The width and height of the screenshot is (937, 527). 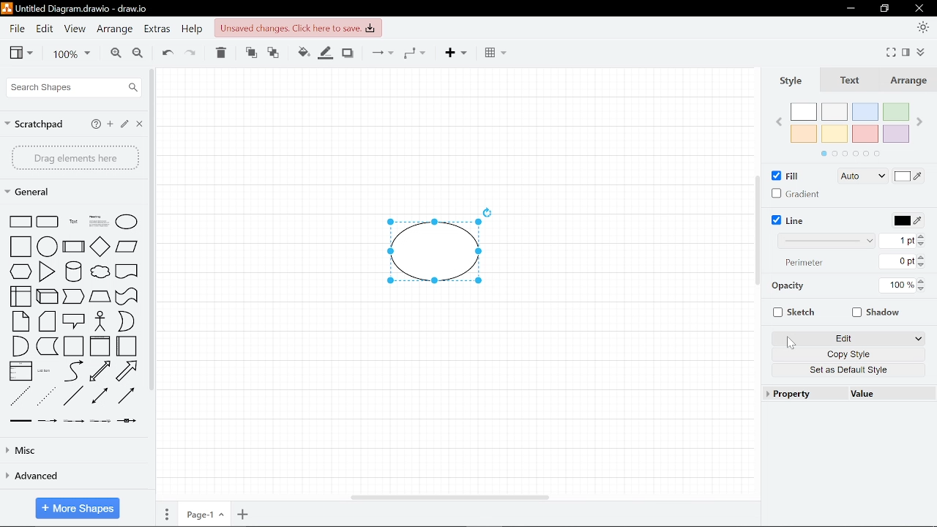 What do you see at coordinates (800, 394) in the screenshot?
I see `Property` at bounding box center [800, 394].